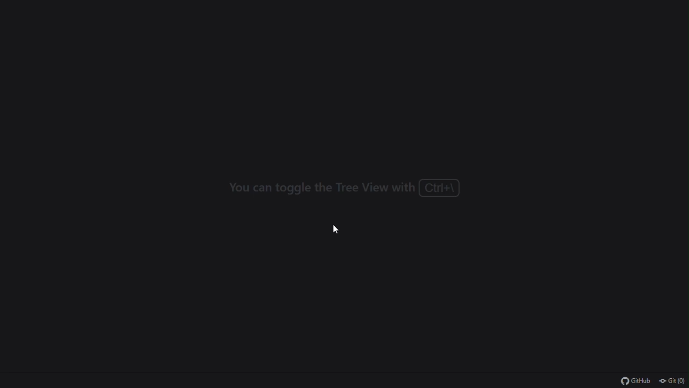 The image size is (689, 388). What do you see at coordinates (337, 228) in the screenshot?
I see `cursor` at bounding box center [337, 228].